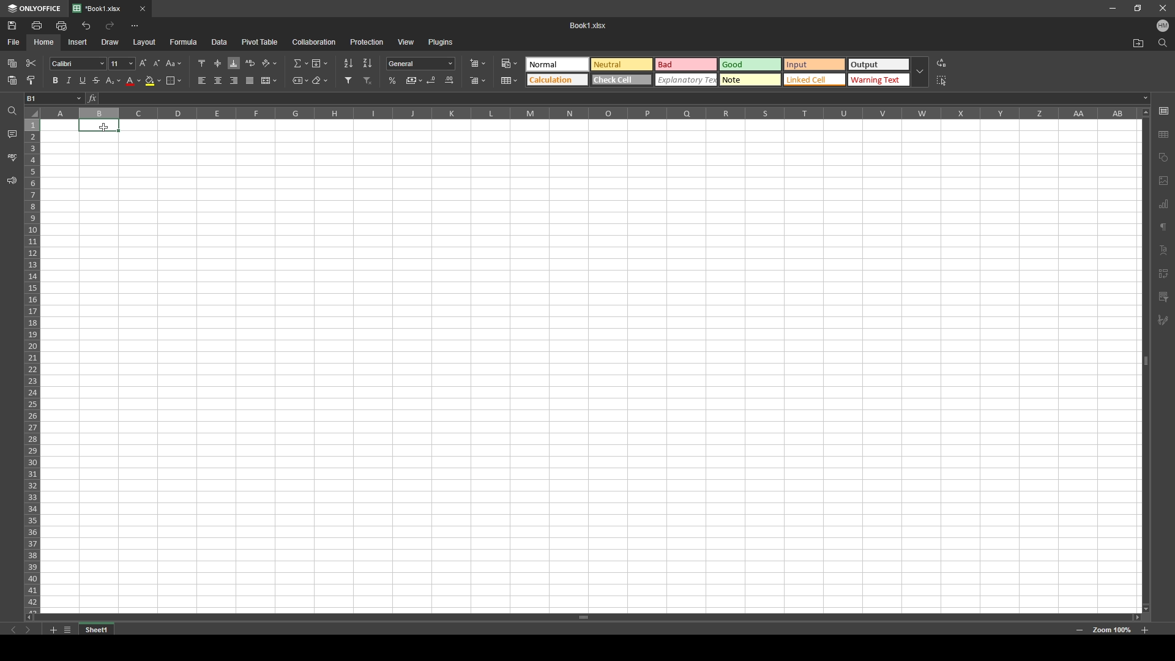 Image resolution: width=1175 pixels, height=661 pixels. Describe the element at coordinates (78, 64) in the screenshot. I see `font style` at that location.